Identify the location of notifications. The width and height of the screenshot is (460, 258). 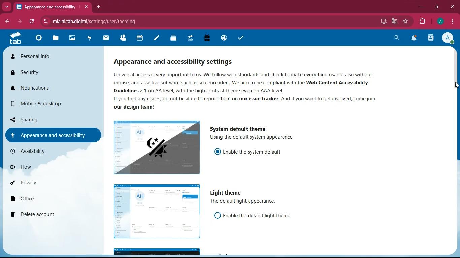
(415, 38).